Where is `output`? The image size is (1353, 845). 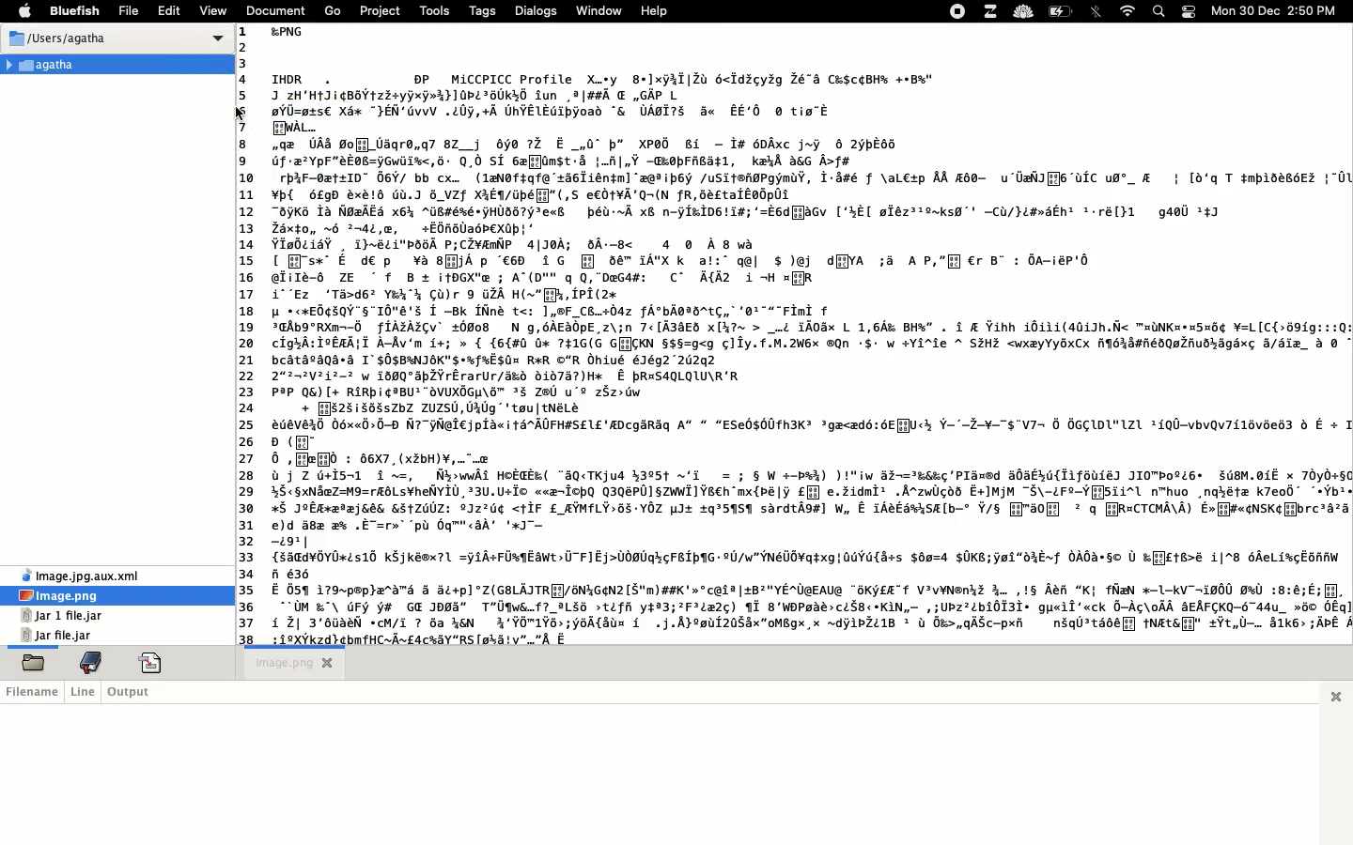 output is located at coordinates (133, 691).